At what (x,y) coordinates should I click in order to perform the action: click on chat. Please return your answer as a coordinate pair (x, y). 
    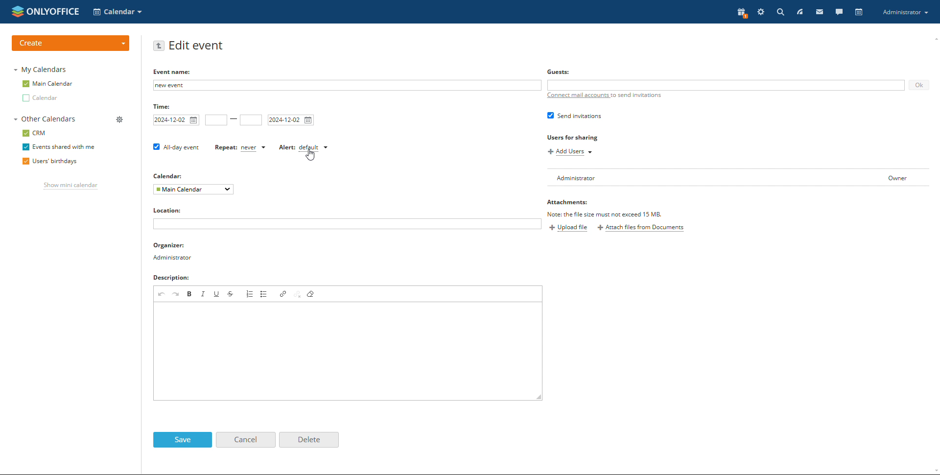
    Looking at the image, I should click on (839, 12).